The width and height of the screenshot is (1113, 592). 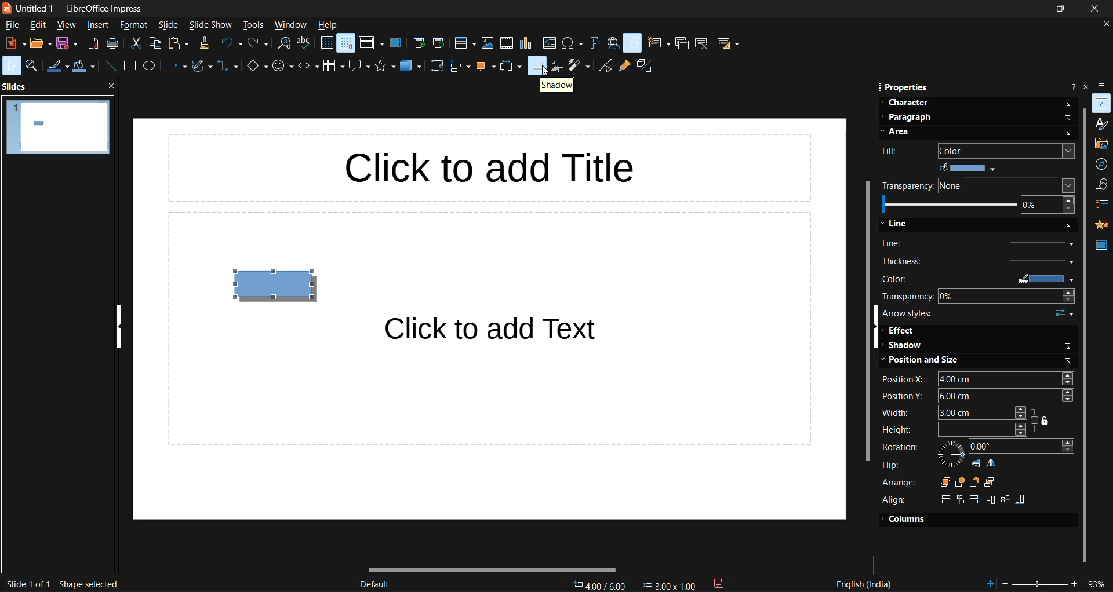 I want to click on save, so click(x=68, y=43).